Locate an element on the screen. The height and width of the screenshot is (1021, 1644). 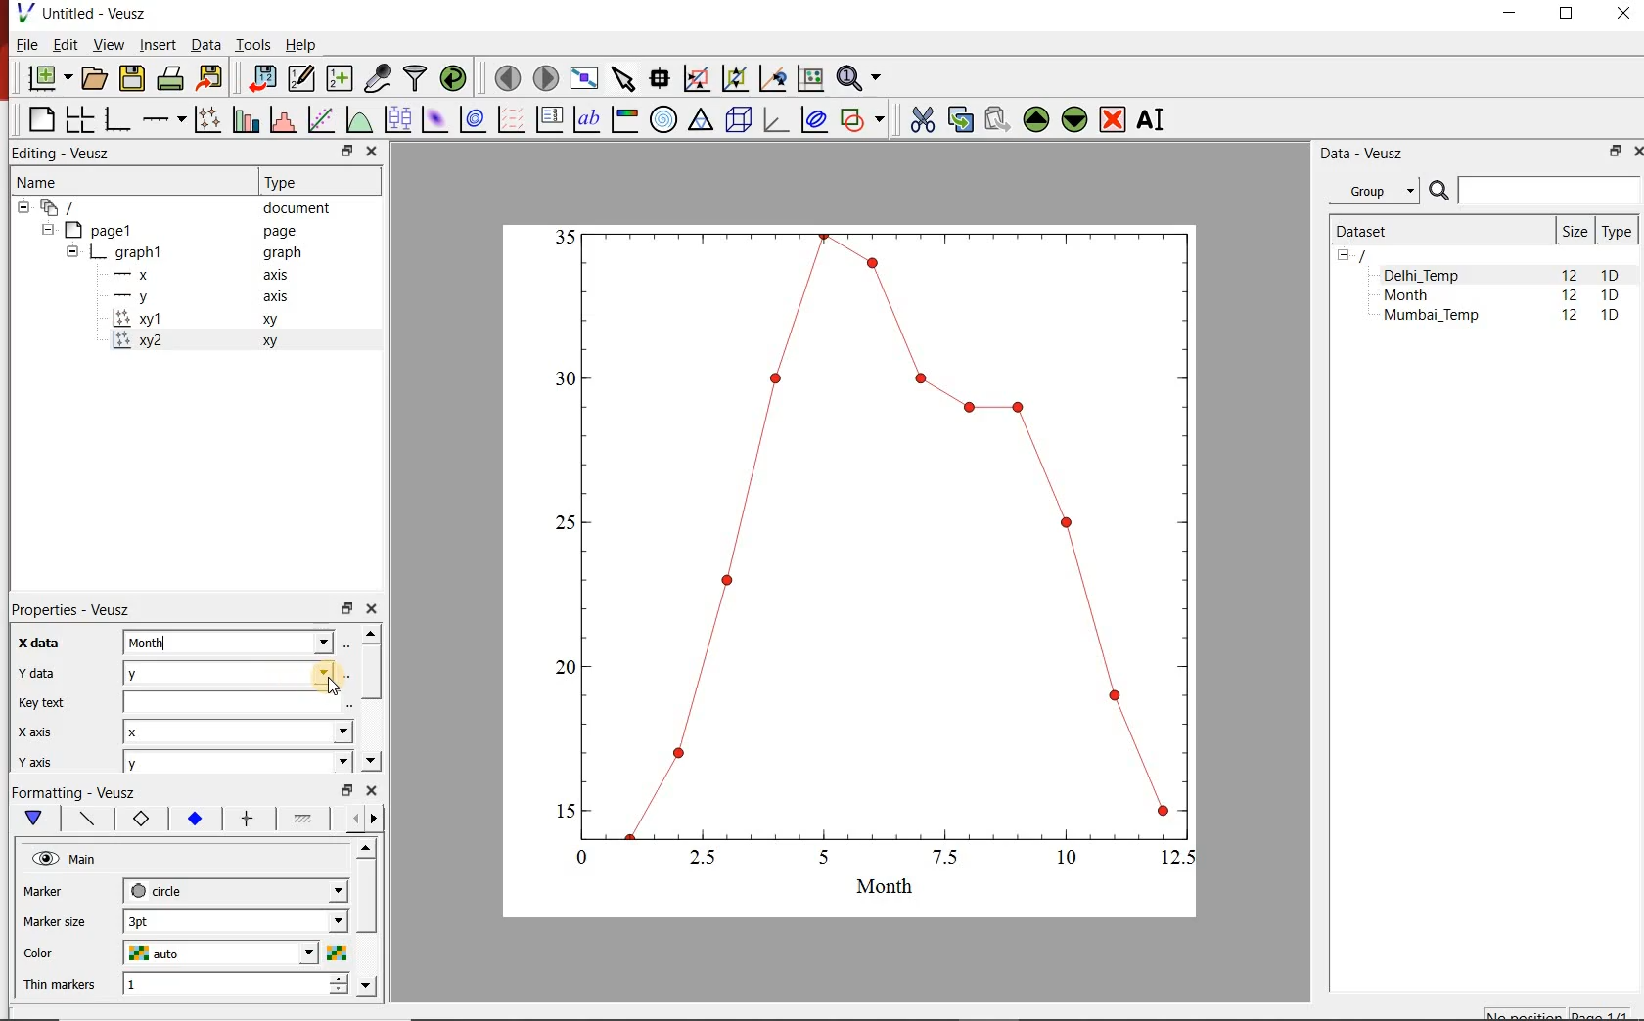
Untitled-Veusz is located at coordinates (87, 13).